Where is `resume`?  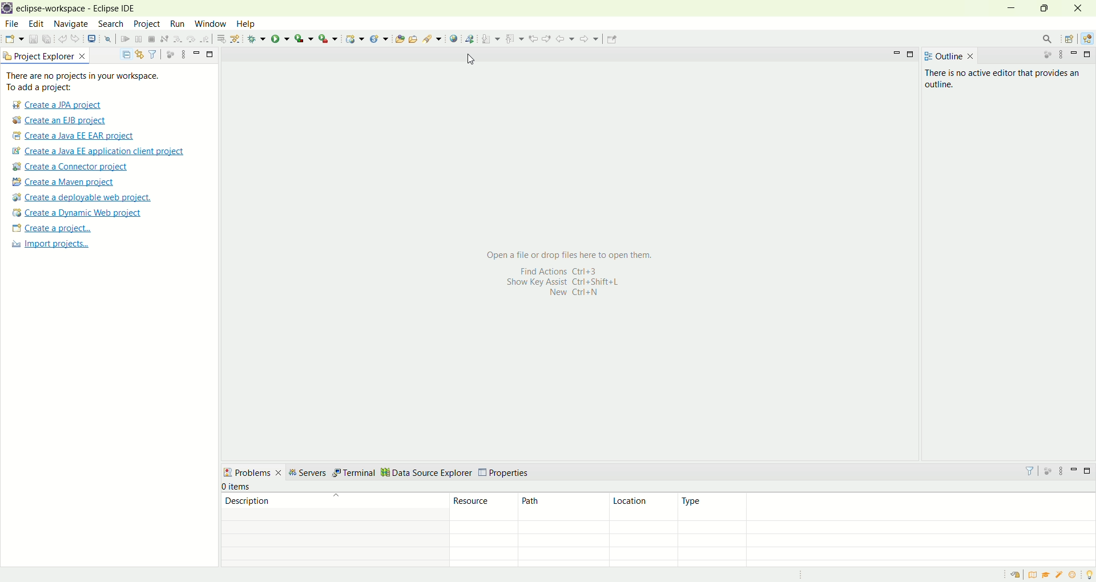 resume is located at coordinates (126, 40).